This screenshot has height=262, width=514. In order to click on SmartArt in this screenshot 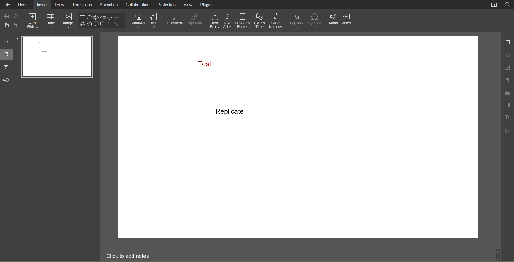, I will do `click(137, 21)`.